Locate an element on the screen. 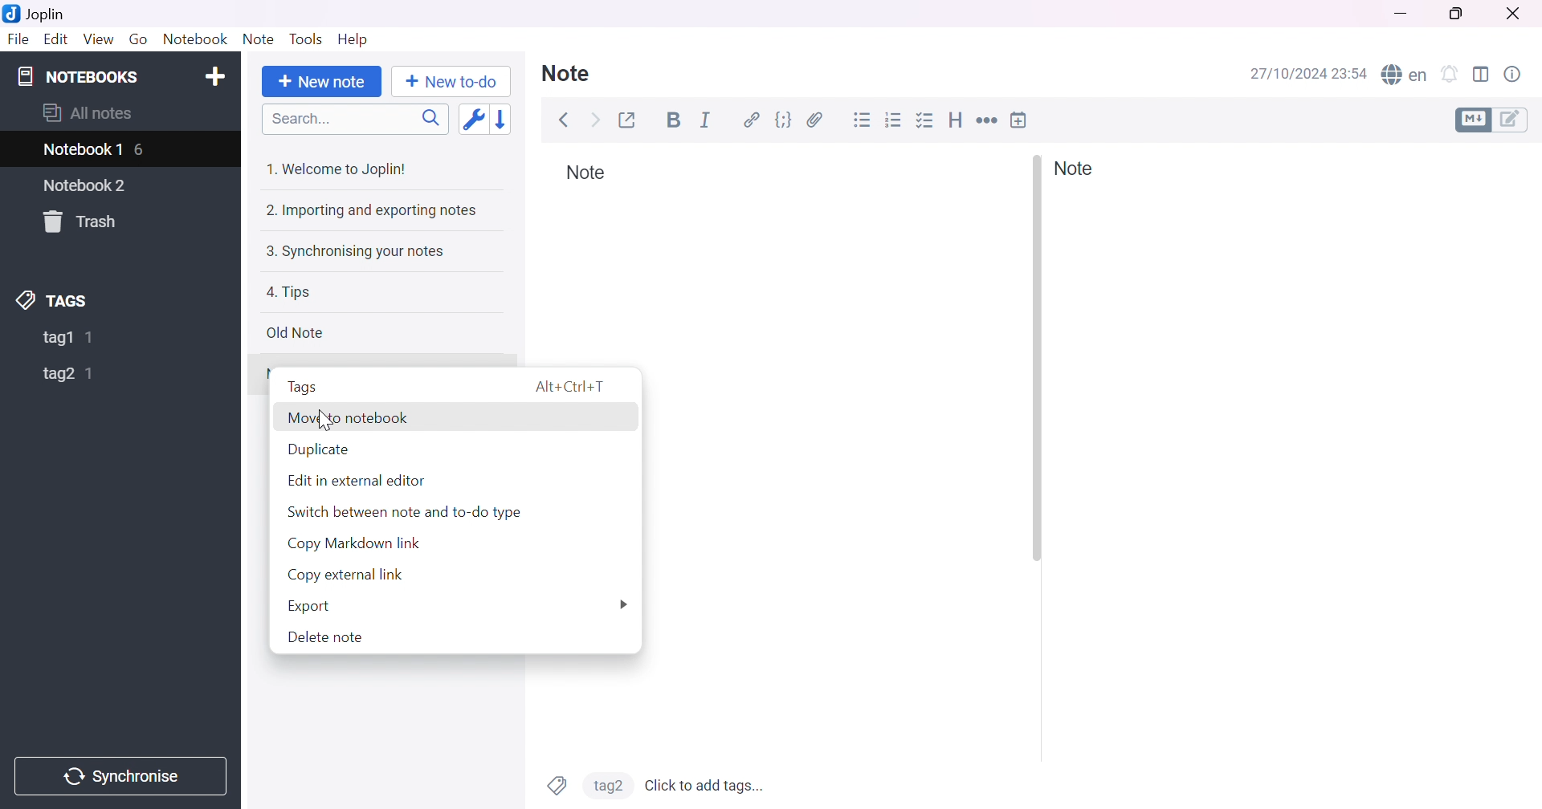 The height and width of the screenshot is (809, 1542). Export is located at coordinates (307, 608).